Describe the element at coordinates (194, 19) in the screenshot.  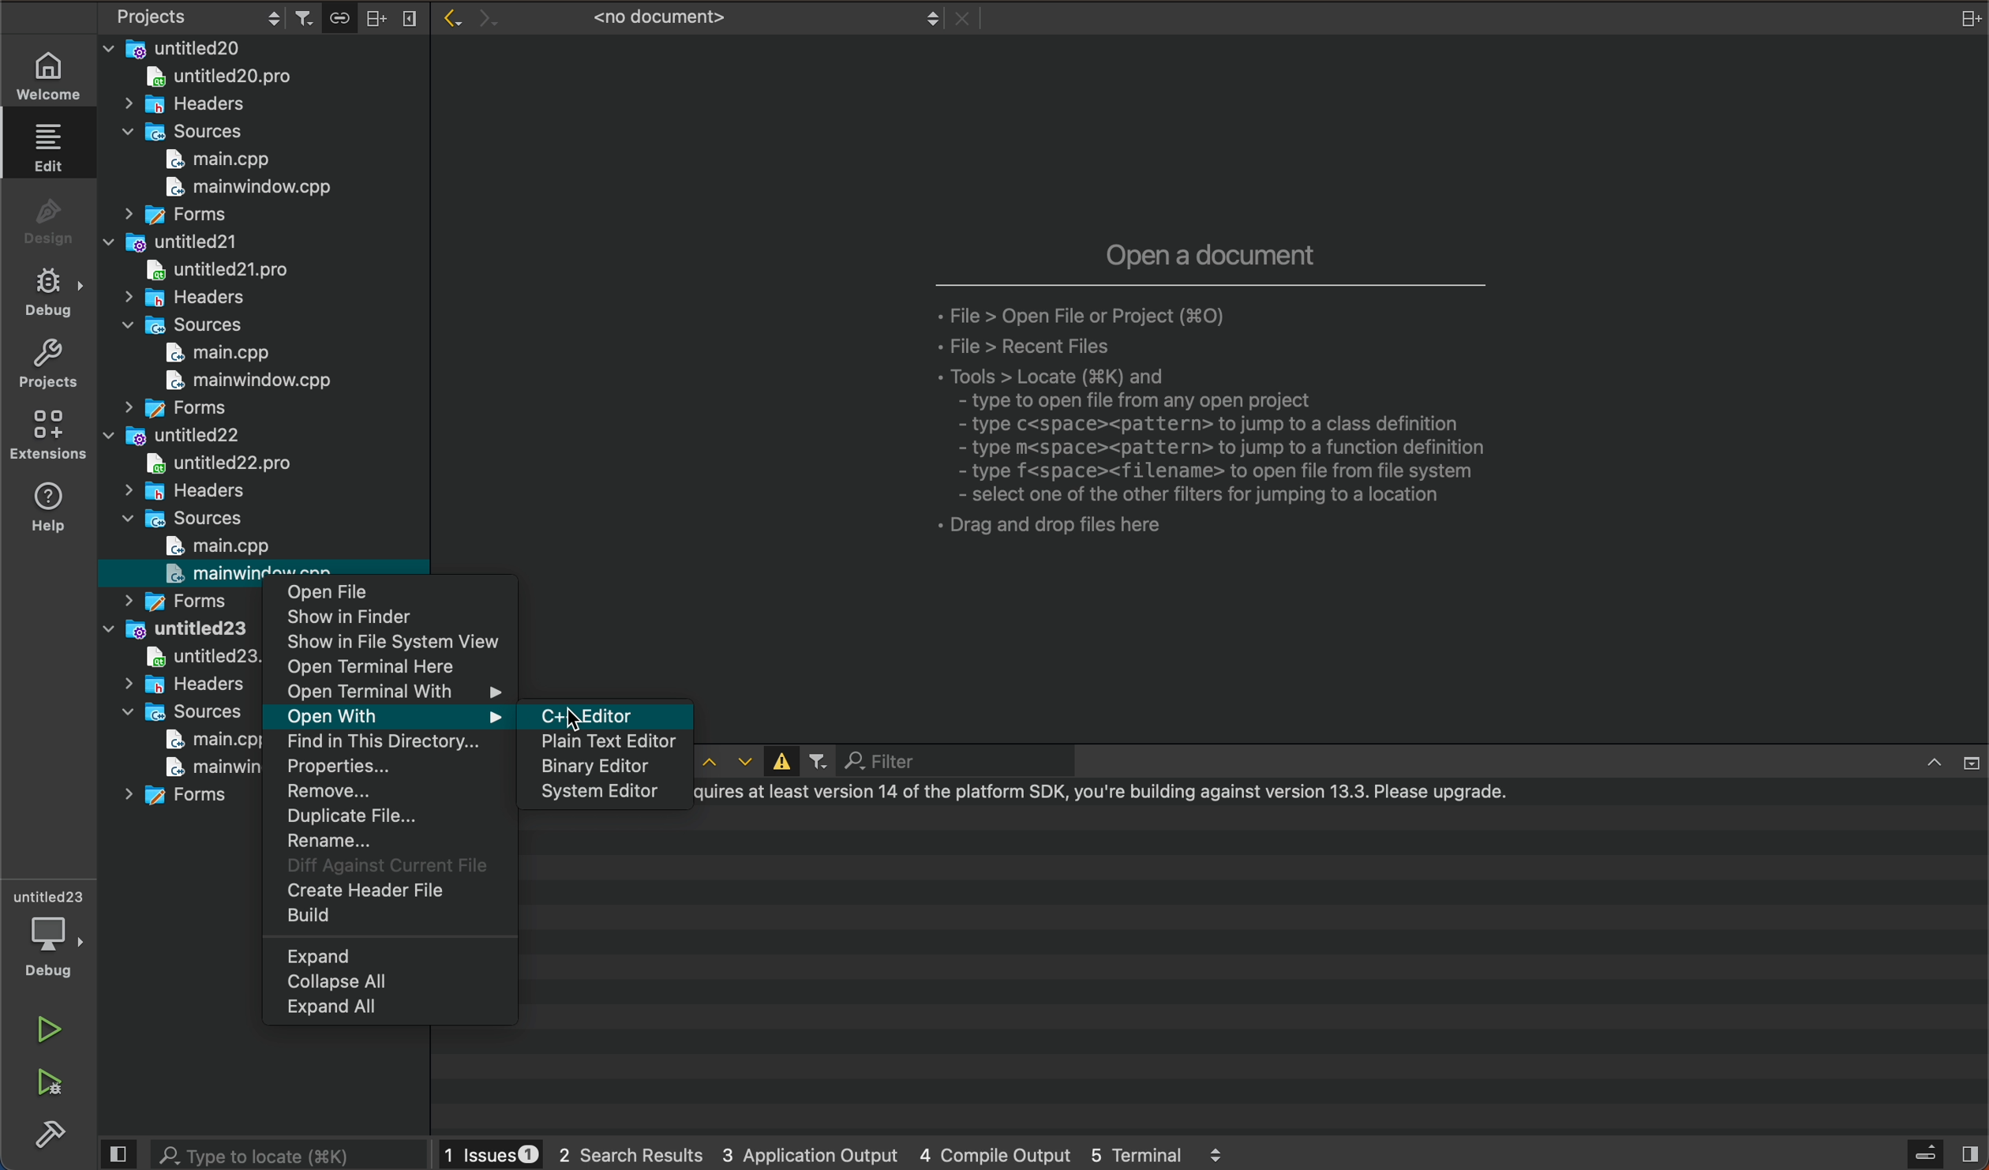
I see `pojects` at that location.